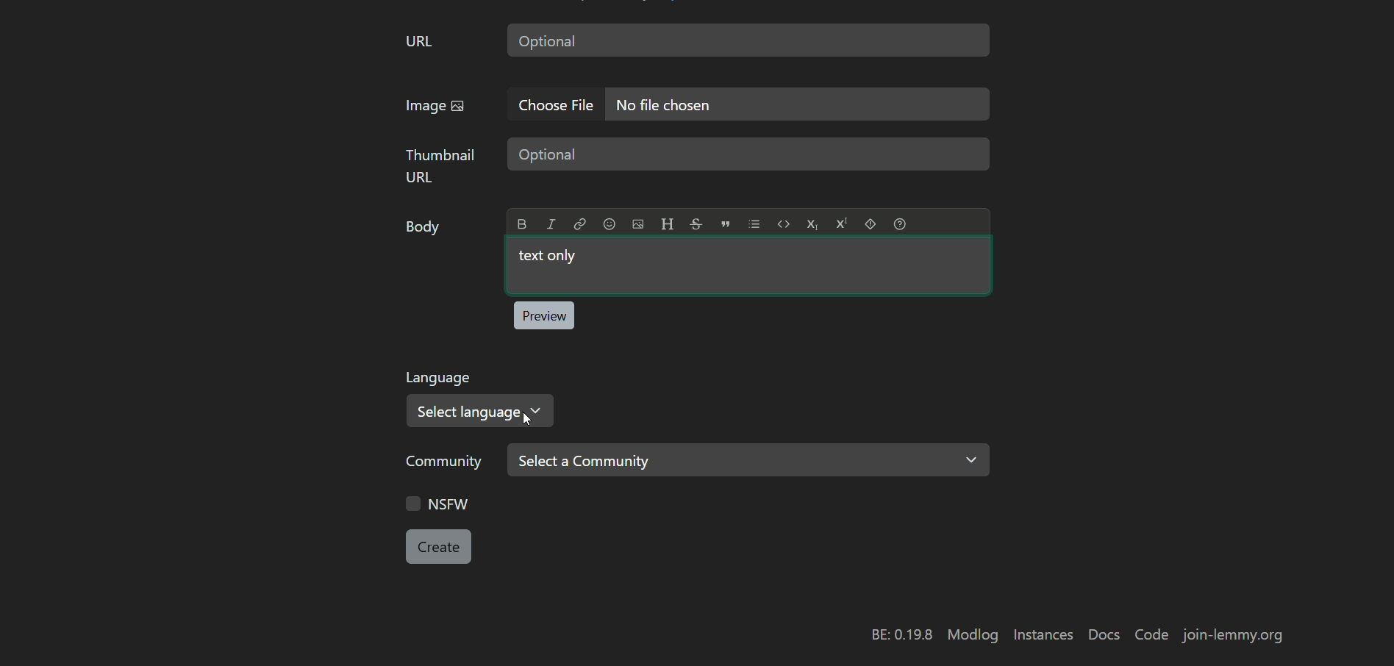 This screenshot has width=1394, height=666. I want to click on Emoji, so click(609, 223).